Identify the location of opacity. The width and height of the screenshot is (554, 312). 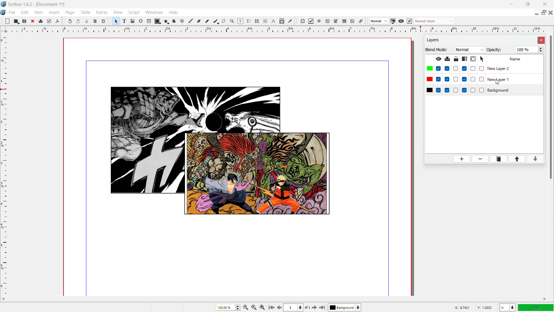
(530, 49).